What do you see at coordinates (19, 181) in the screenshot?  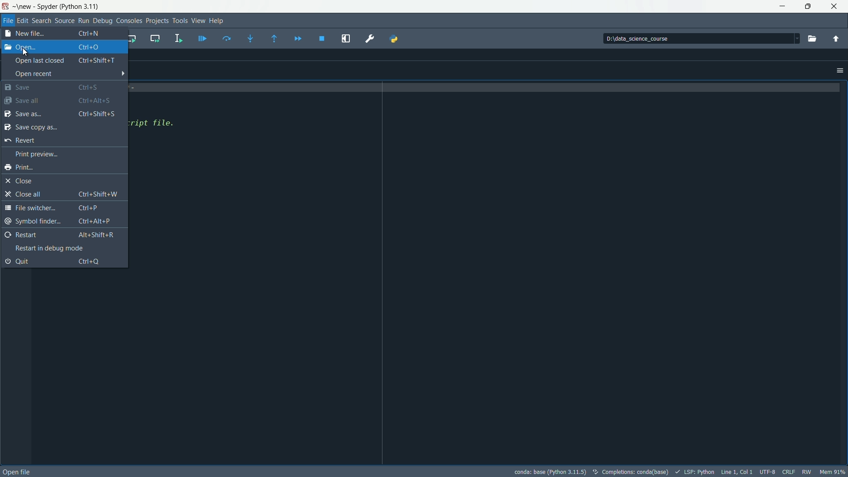 I see `close` at bounding box center [19, 181].